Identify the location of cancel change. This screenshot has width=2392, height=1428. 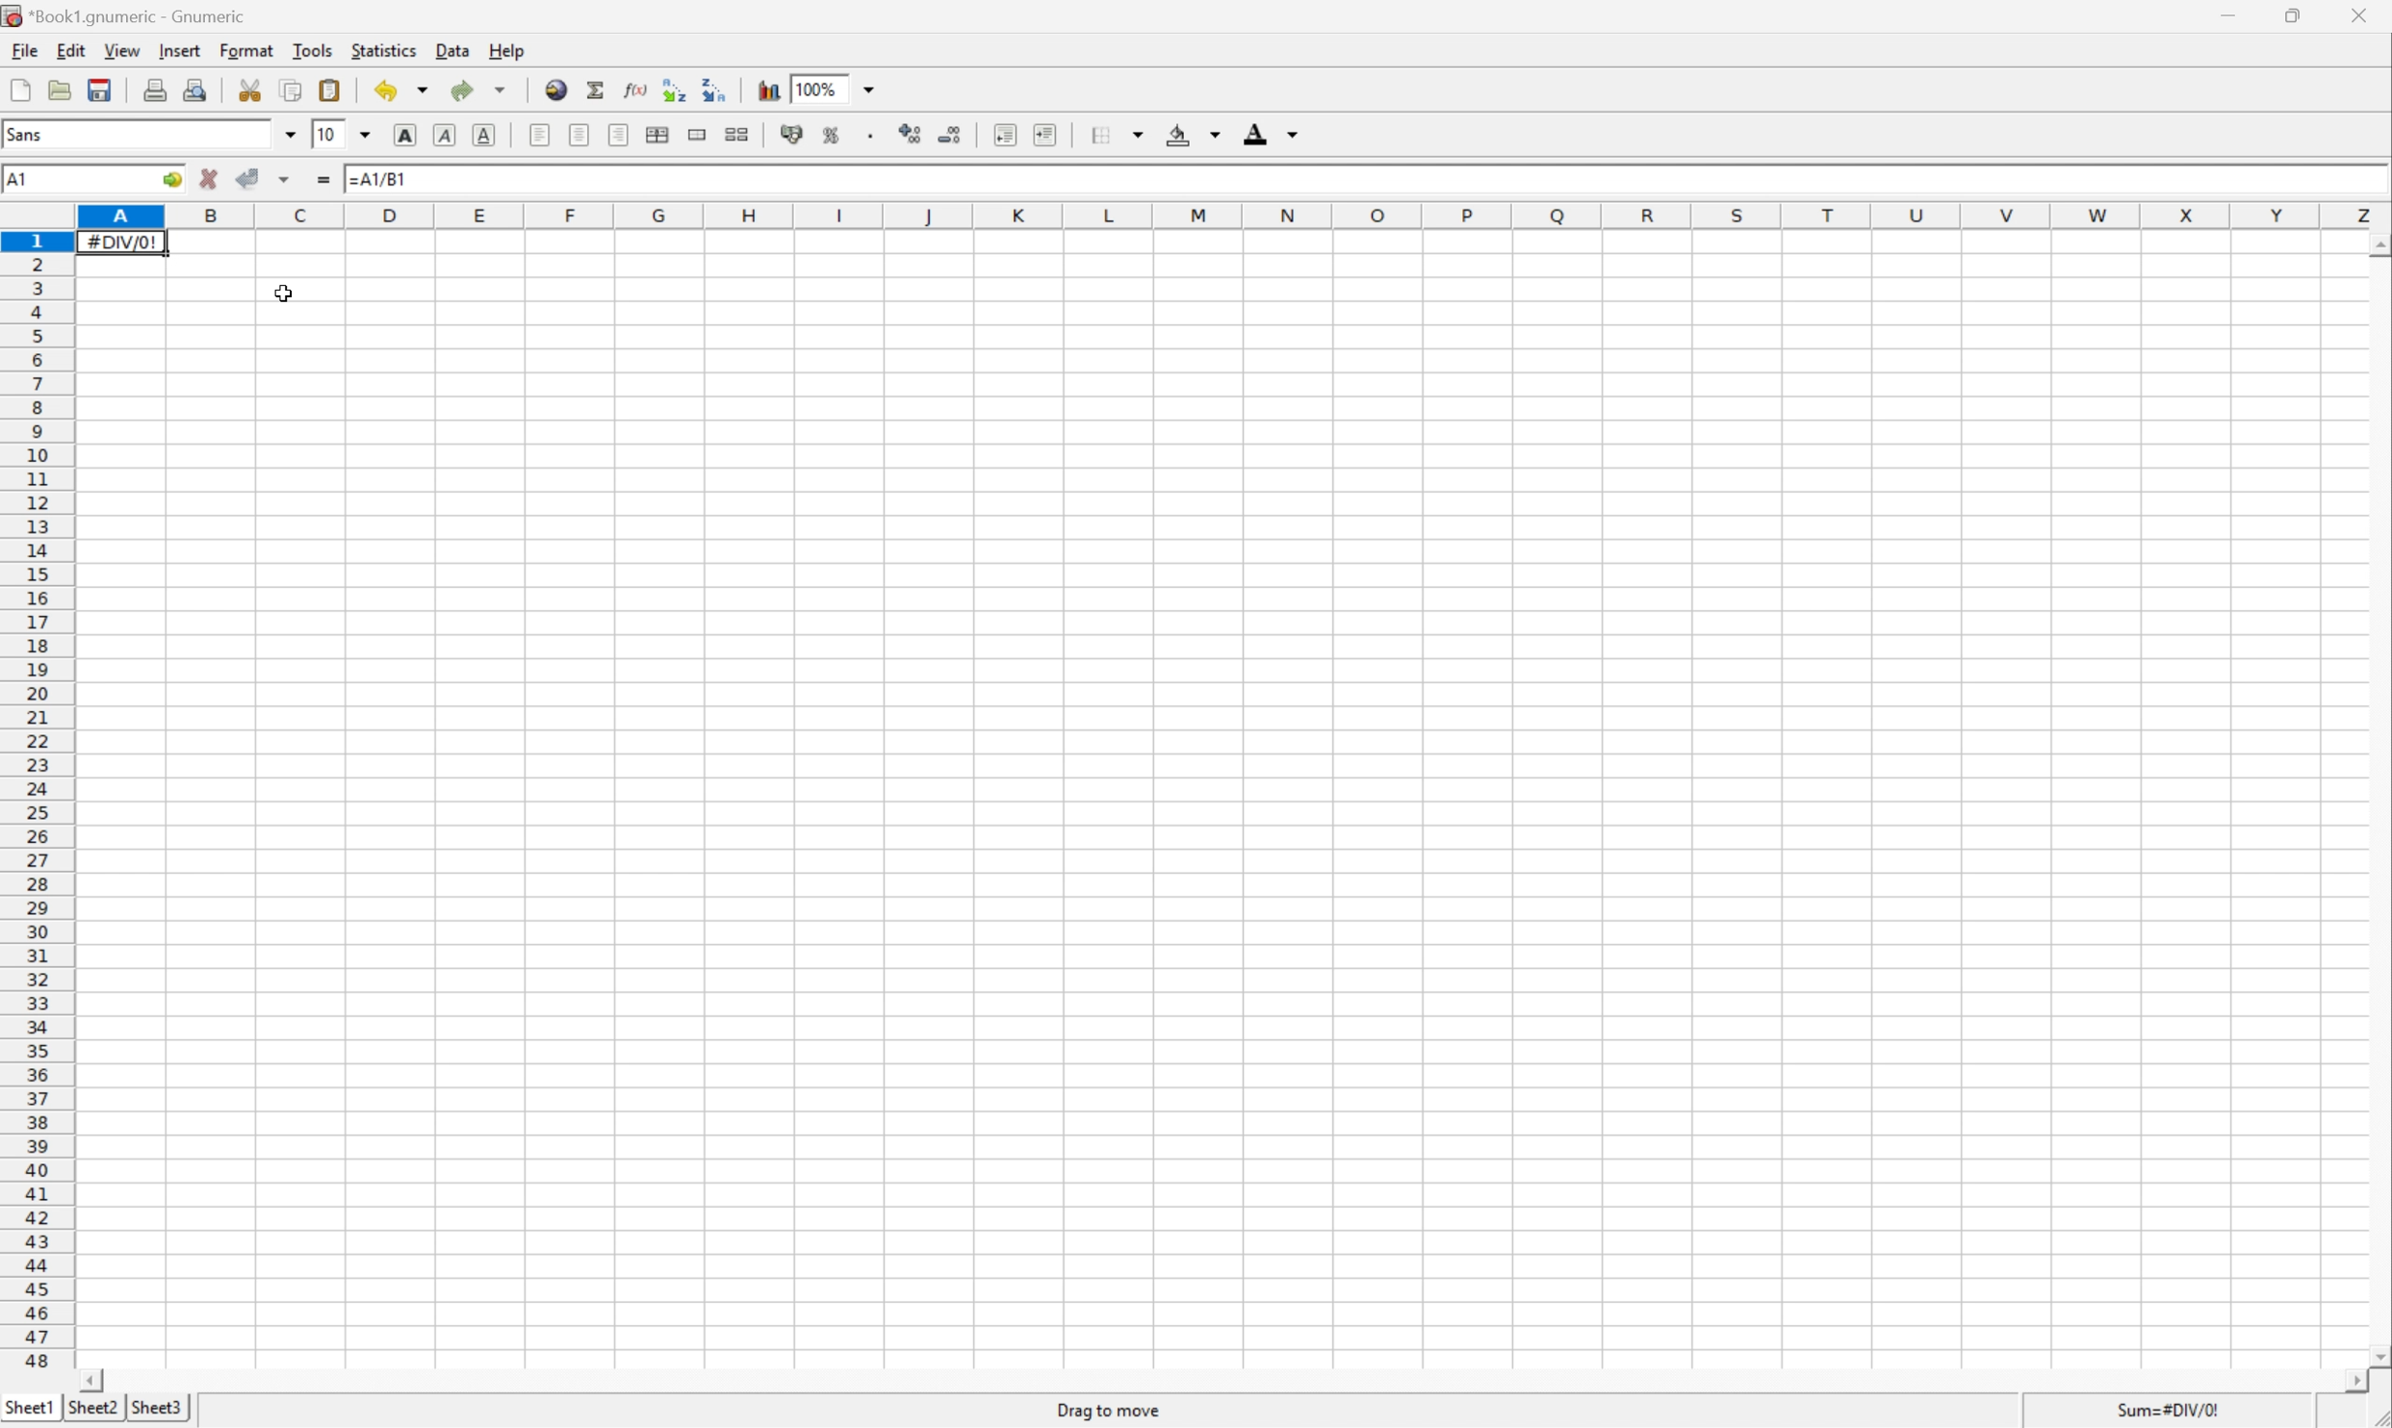
(211, 180).